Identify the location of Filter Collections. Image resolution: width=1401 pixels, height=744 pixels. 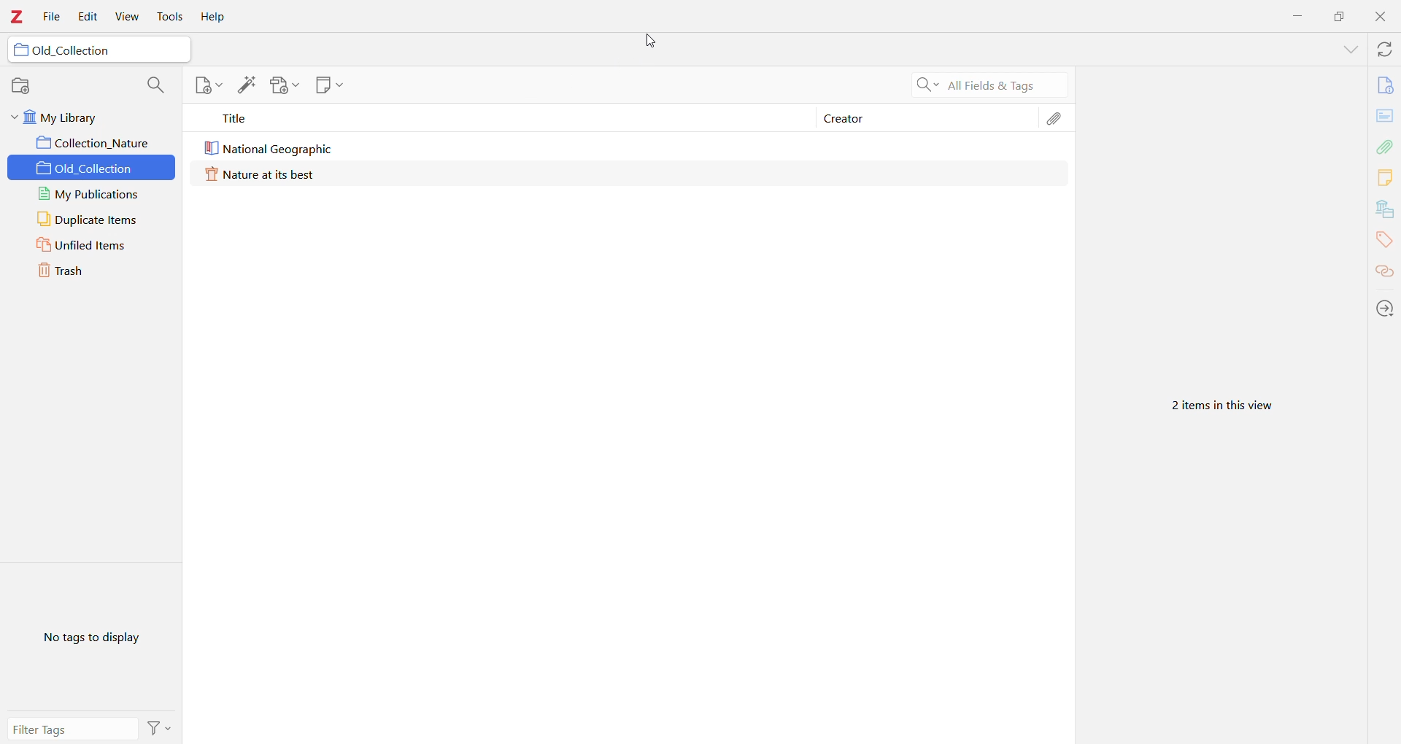
(159, 86).